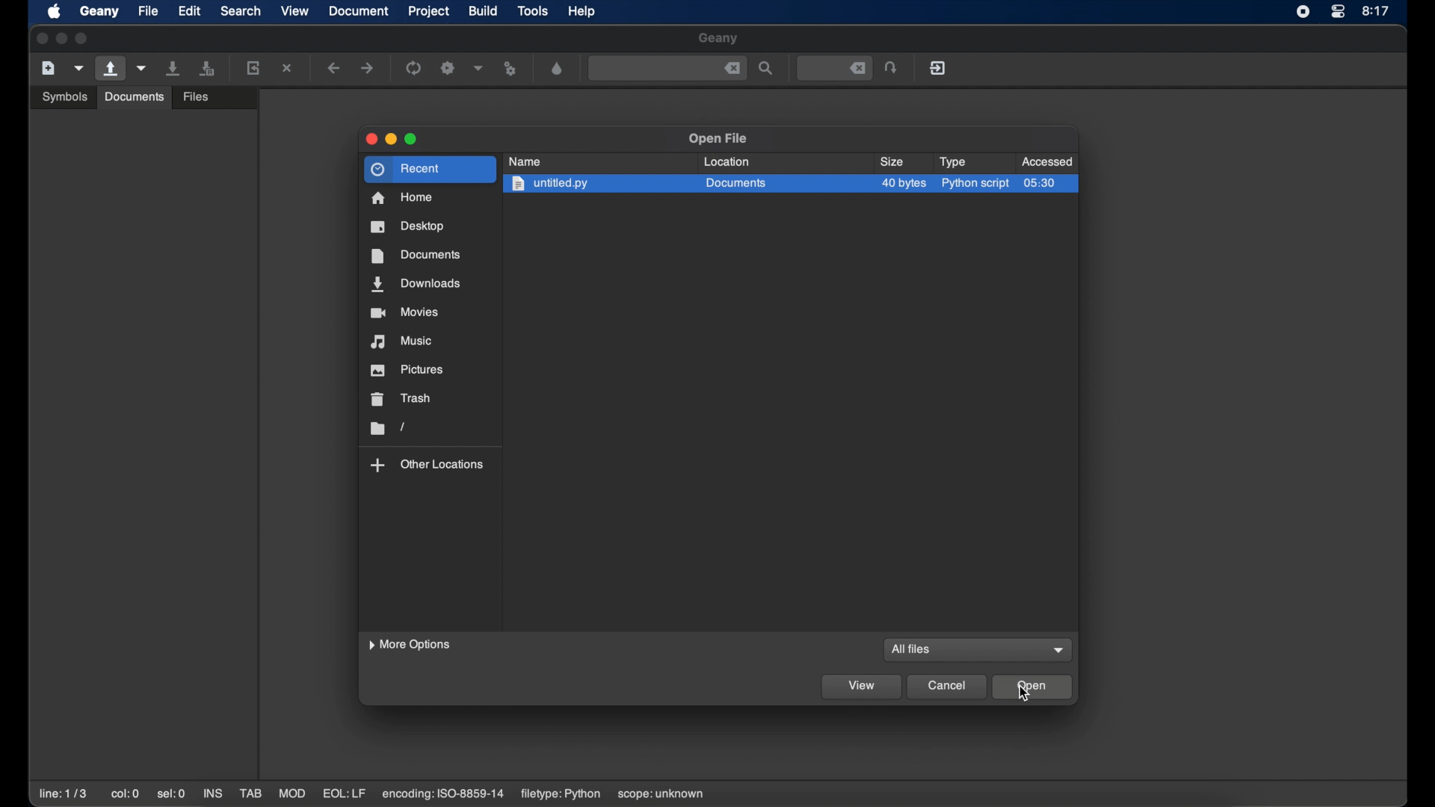  What do you see at coordinates (717, 38) in the screenshot?
I see `geany` at bounding box center [717, 38].